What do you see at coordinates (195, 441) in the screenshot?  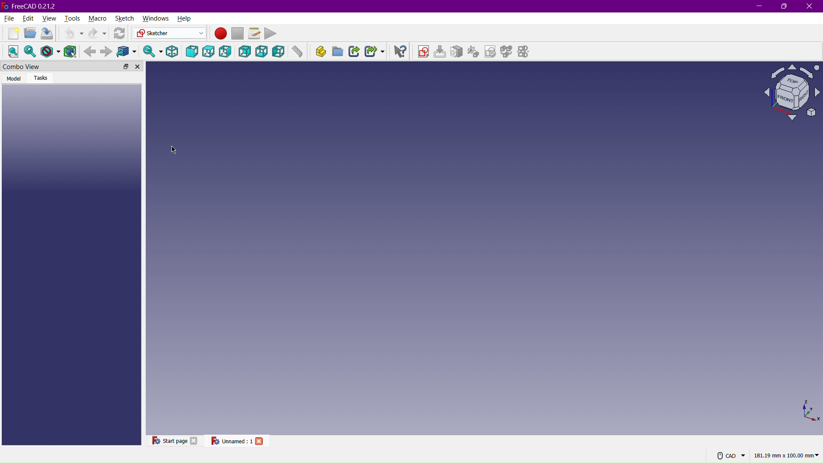 I see `close` at bounding box center [195, 441].